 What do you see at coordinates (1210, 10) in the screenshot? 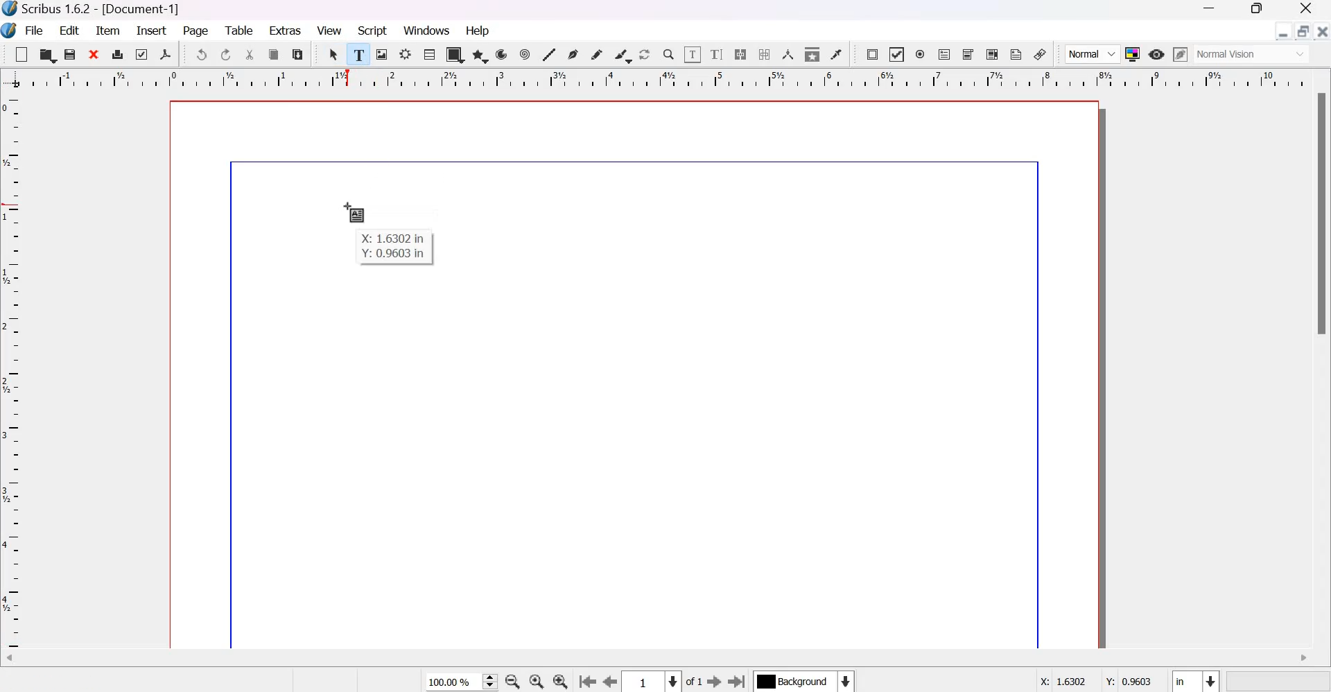
I see `Minimize` at bounding box center [1210, 10].